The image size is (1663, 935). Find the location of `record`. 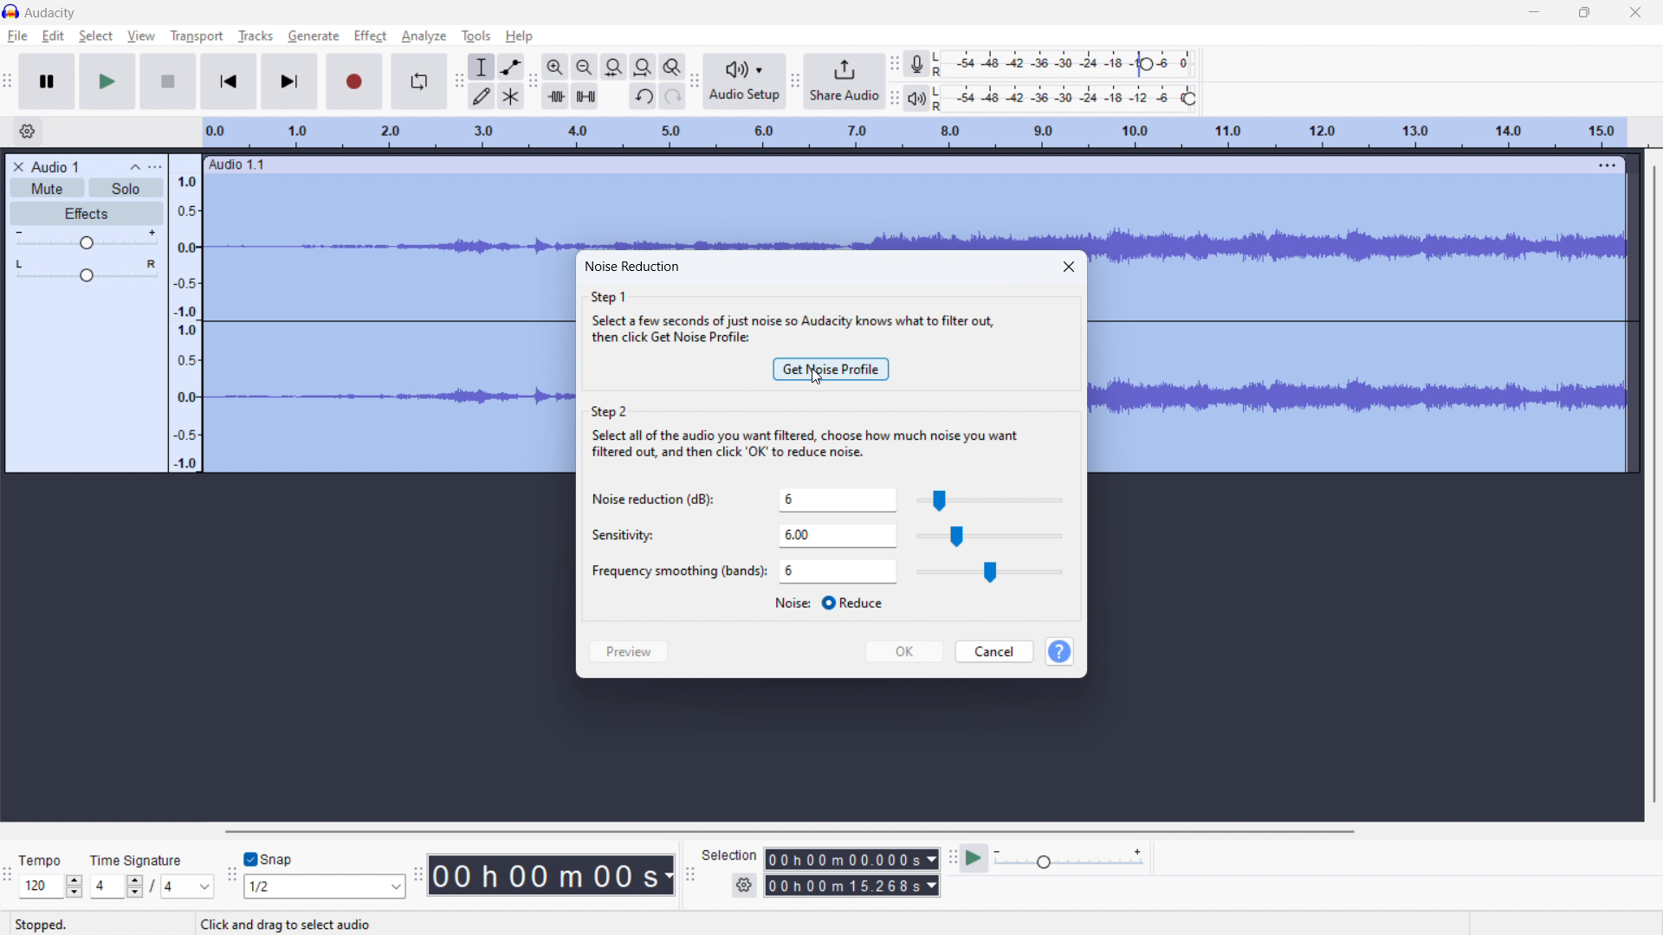

record is located at coordinates (353, 81).